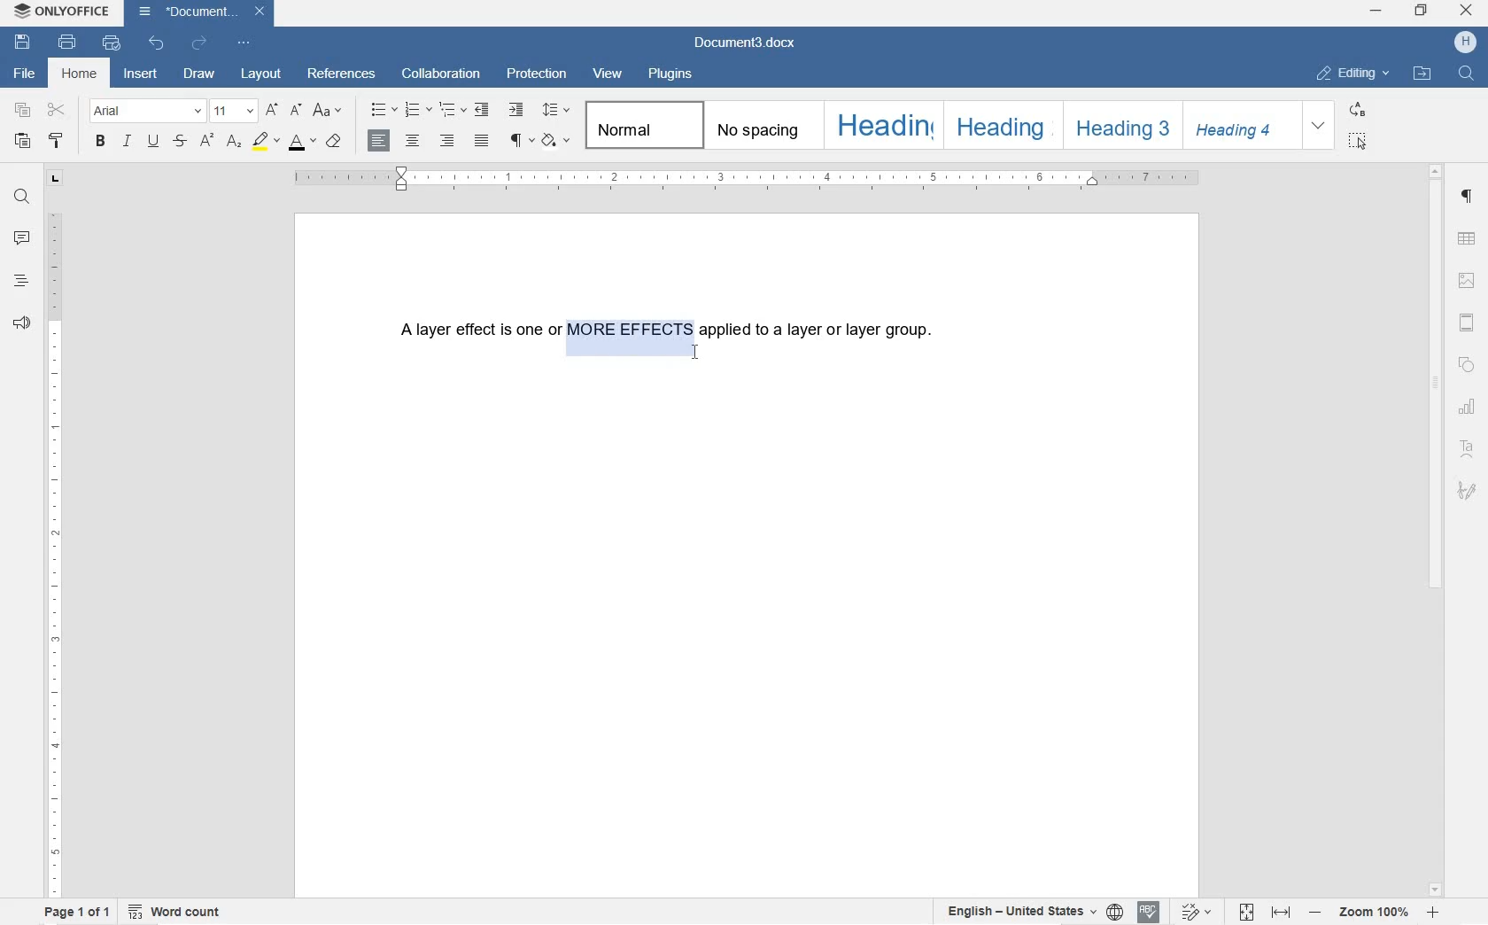 The width and height of the screenshot is (1488, 925). What do you see at coordinates (62, 9) in the screenshot?
I see `SYSTEM NAME` at bounding box center [62, 9].